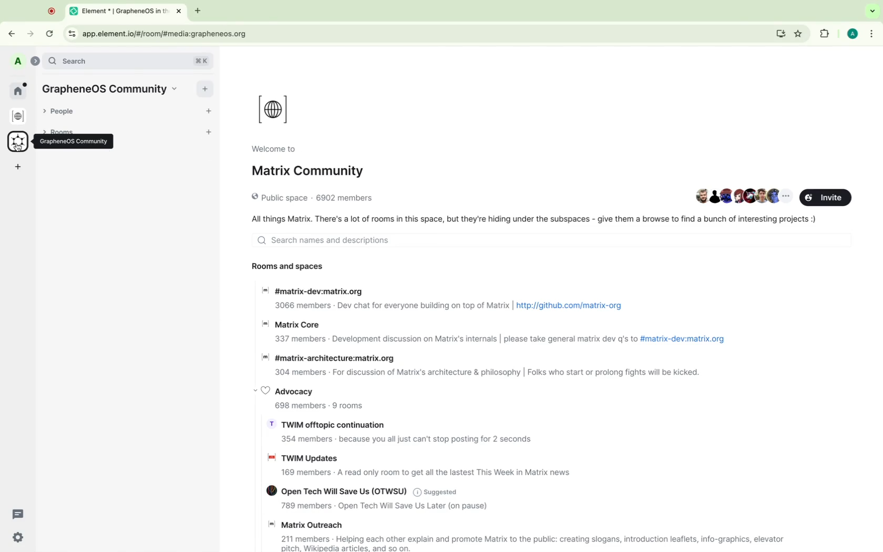  I want to click on home, so click(20, 90).